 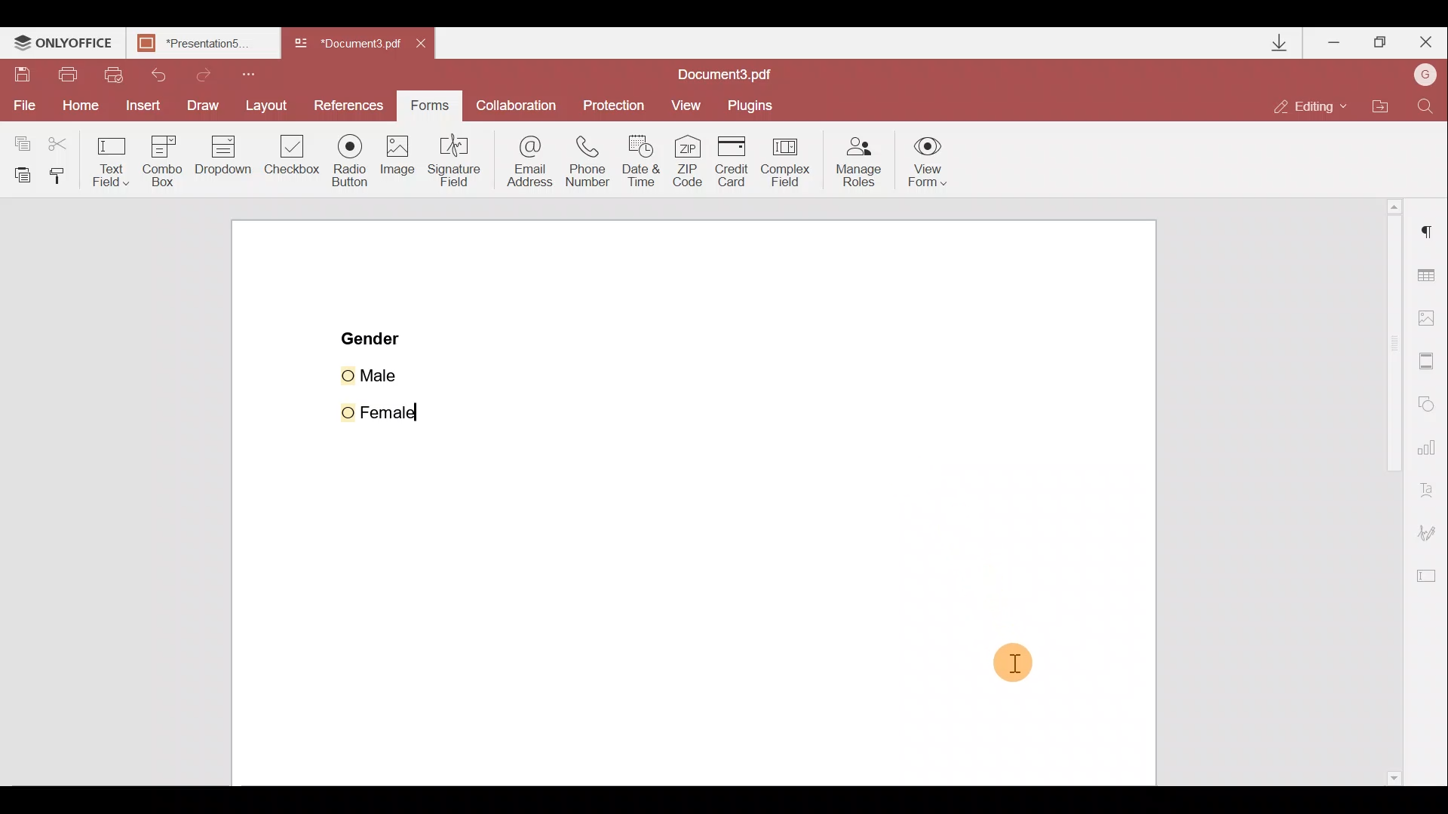 What do you see at coordinates (688, 161) in the screenshot?
I see `ZIP code` at bounding box center [688, 161].